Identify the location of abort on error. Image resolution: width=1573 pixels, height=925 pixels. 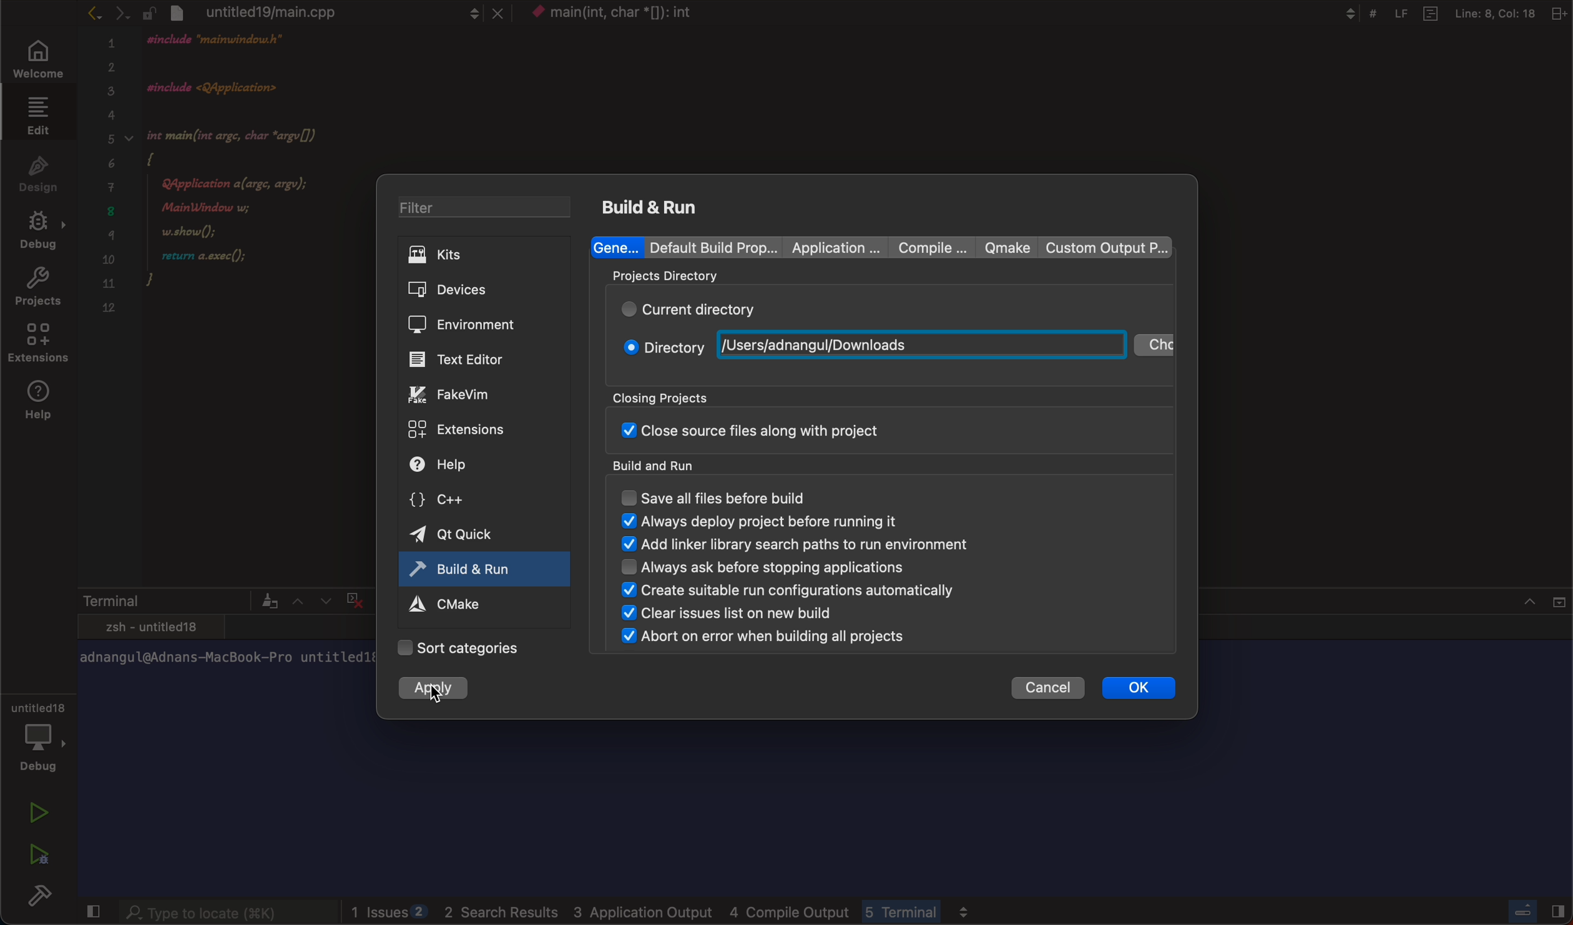
(757, 638).